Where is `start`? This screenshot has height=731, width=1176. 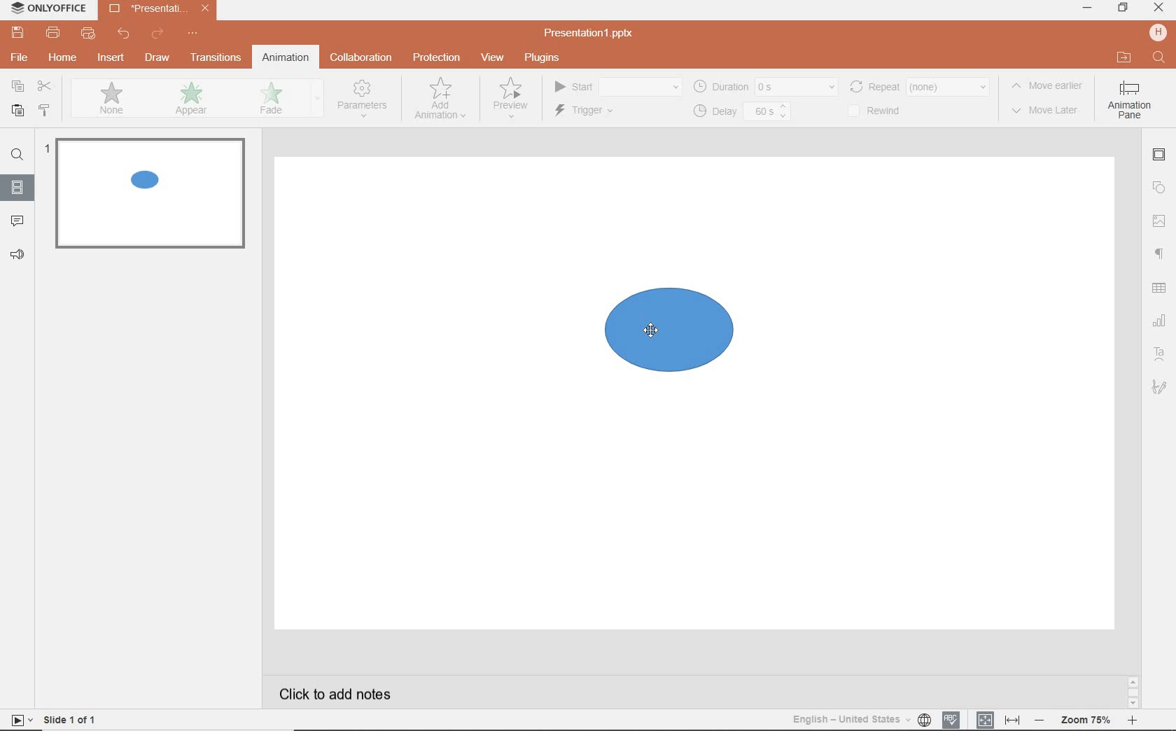
start is located at coordinates (616, 88).